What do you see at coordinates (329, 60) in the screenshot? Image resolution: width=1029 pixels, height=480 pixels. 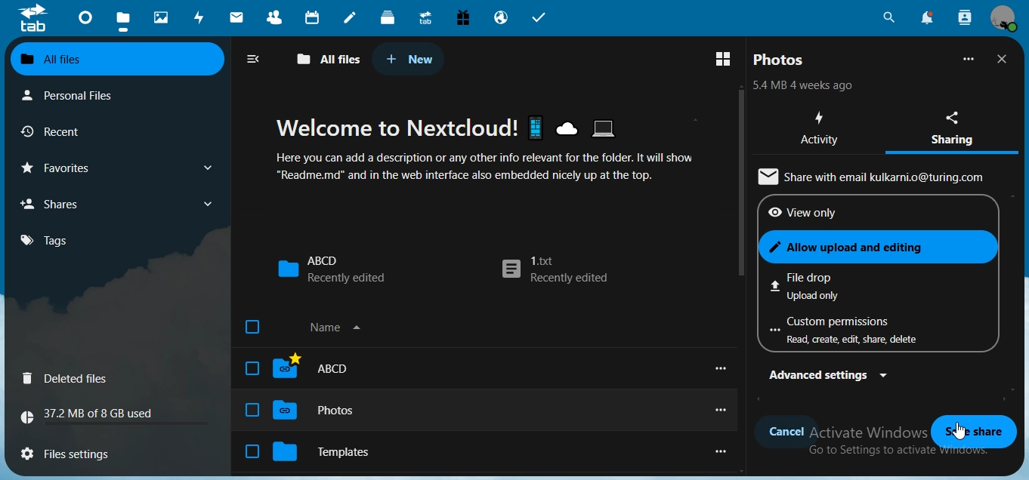 I see `all files` at bounding box center [329, 60].